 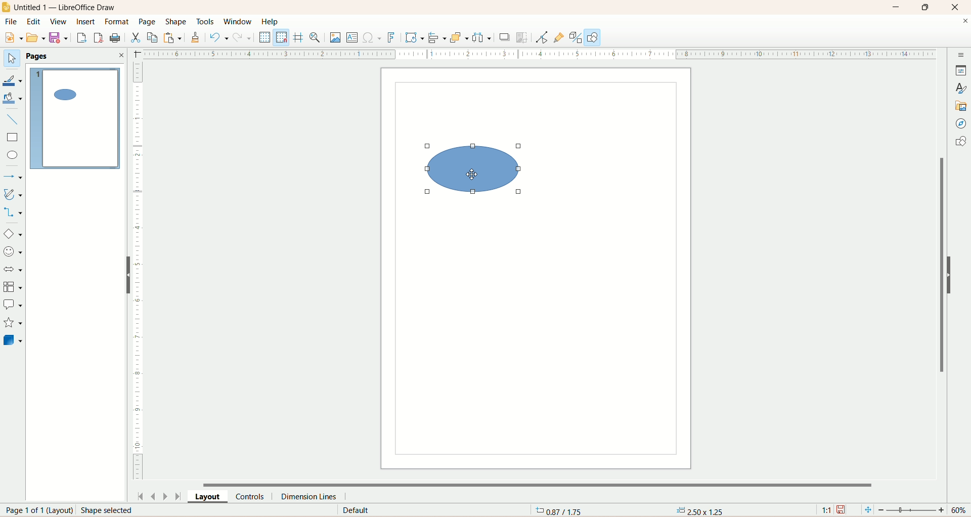 What do you see at coordinates (594, 38) in the screenshot?
I see `draw function` at bounding box center [594, 38].